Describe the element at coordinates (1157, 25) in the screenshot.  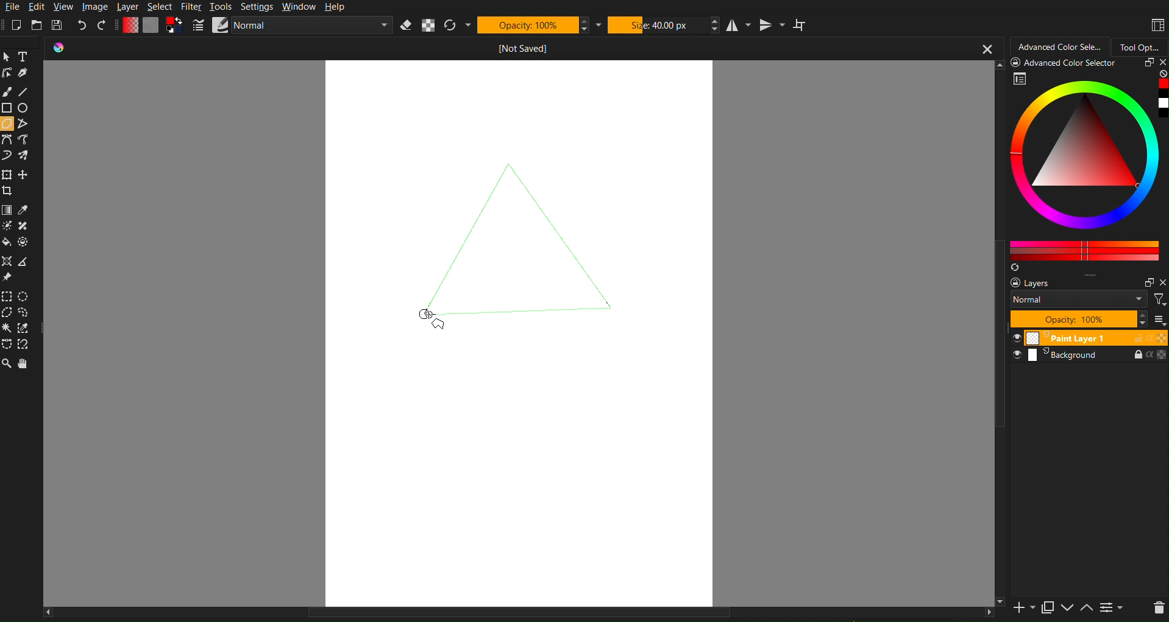
I see `Workspaces` at that location.